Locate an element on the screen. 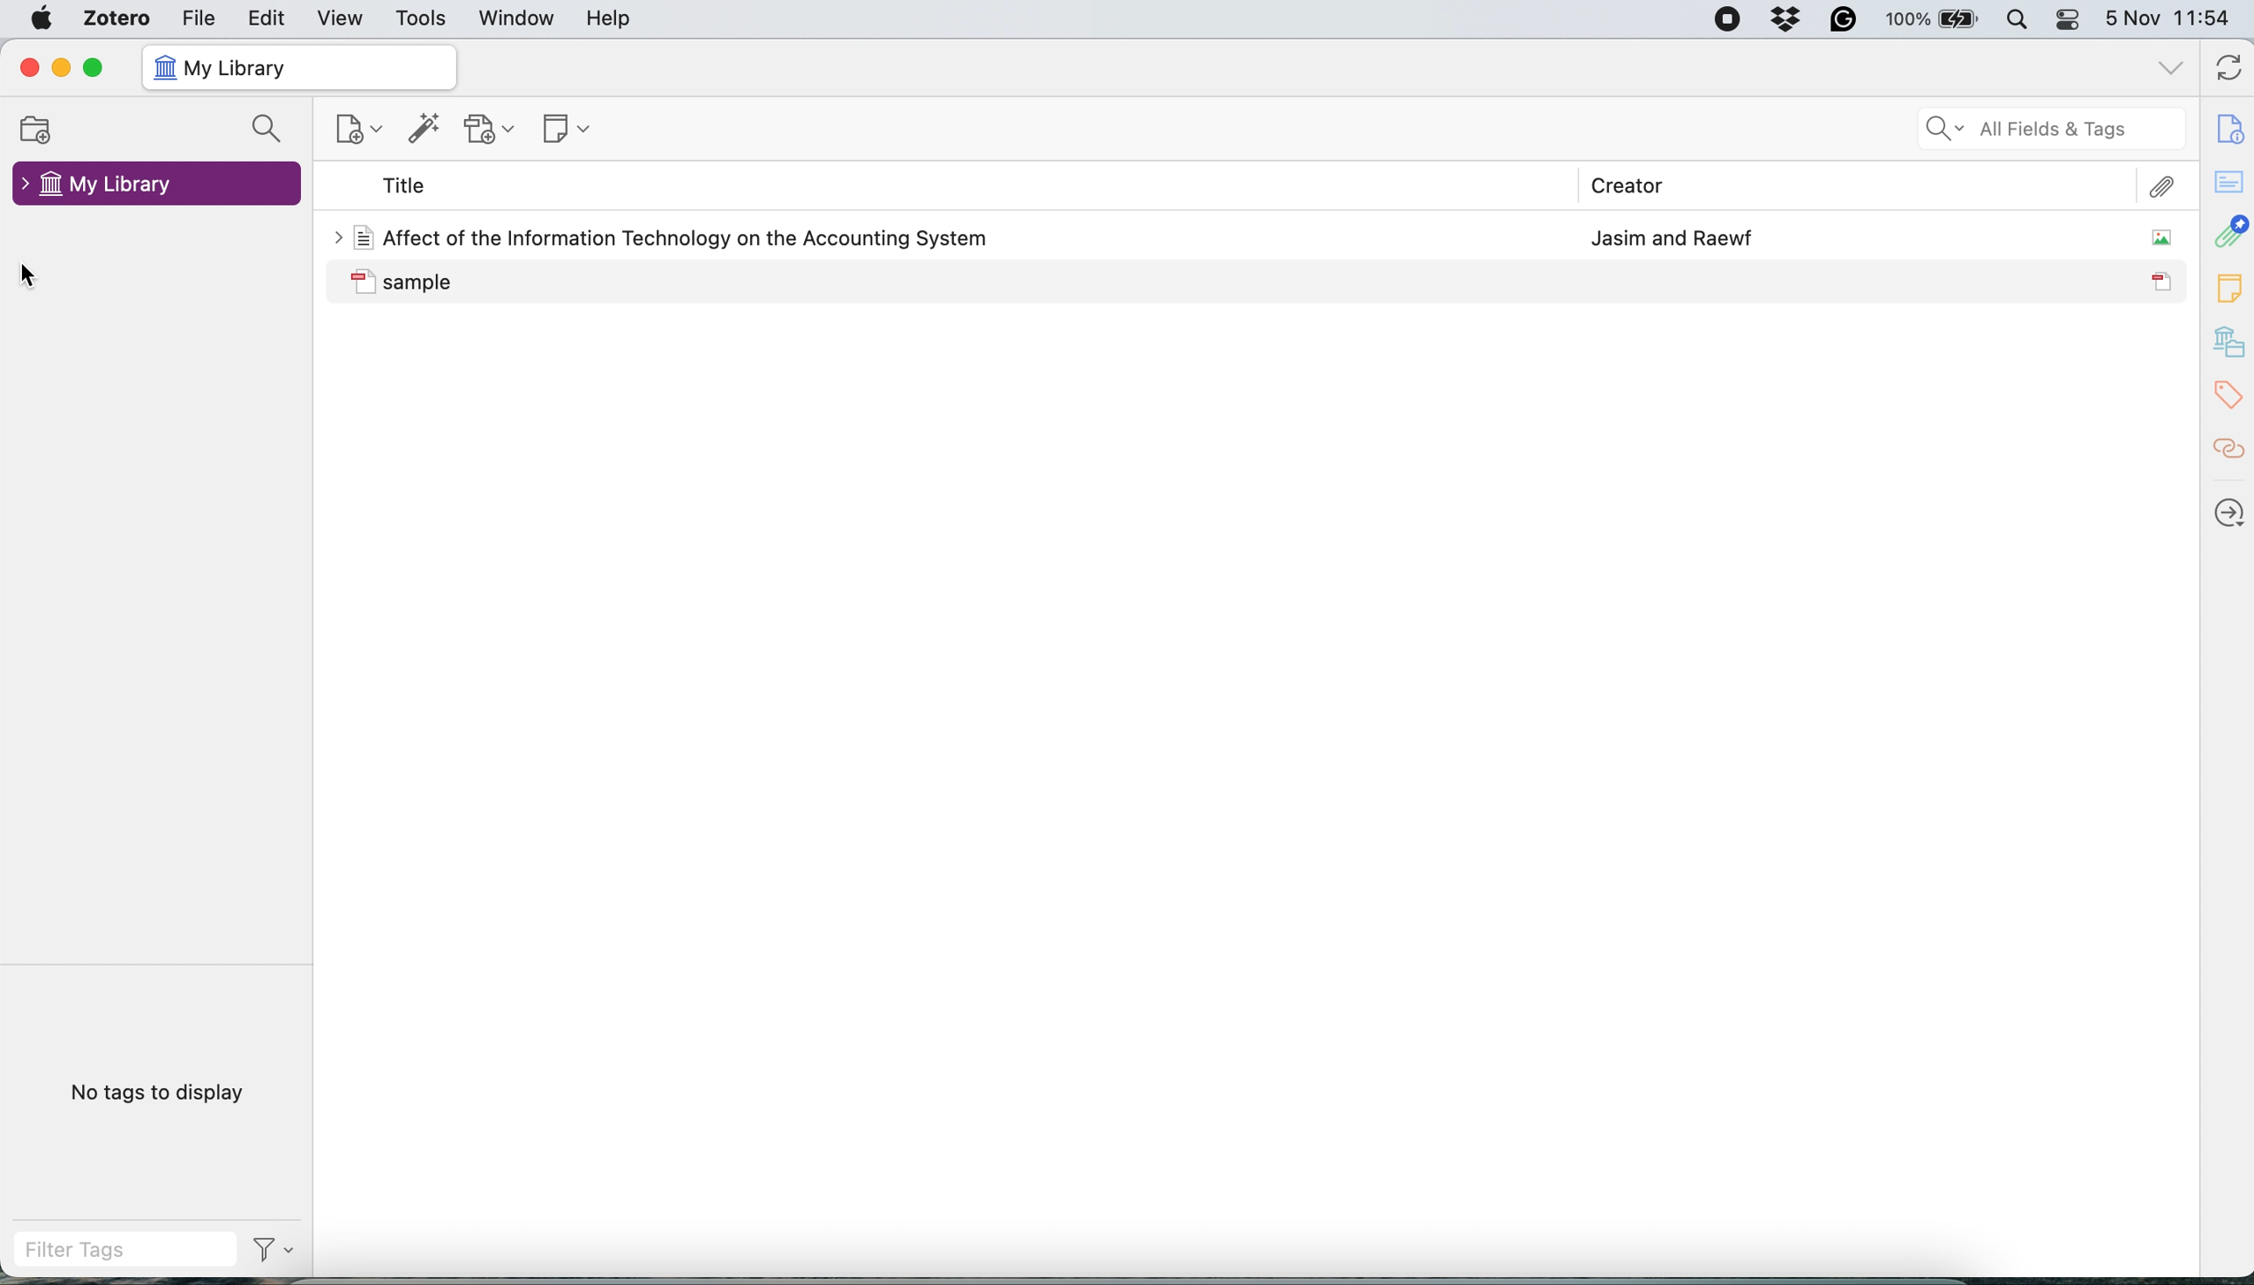 This screenshot has width=2254, height=1285. File title is located at coordinates (661, 237).